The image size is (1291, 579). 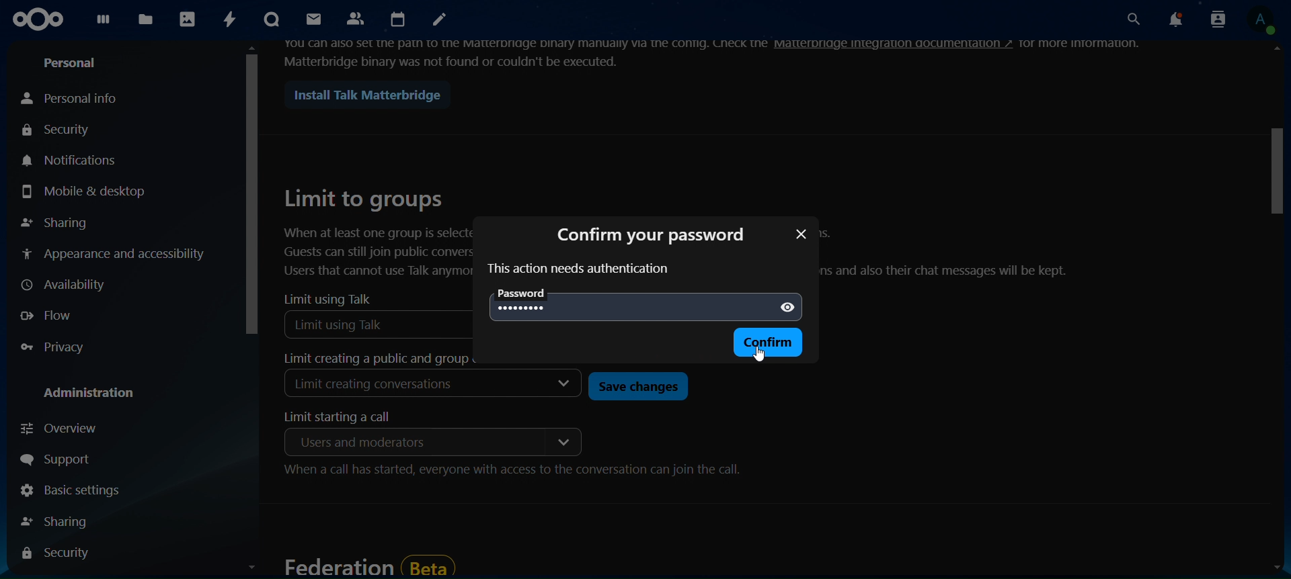 I want to click on federation, so click(x=368, y=565).